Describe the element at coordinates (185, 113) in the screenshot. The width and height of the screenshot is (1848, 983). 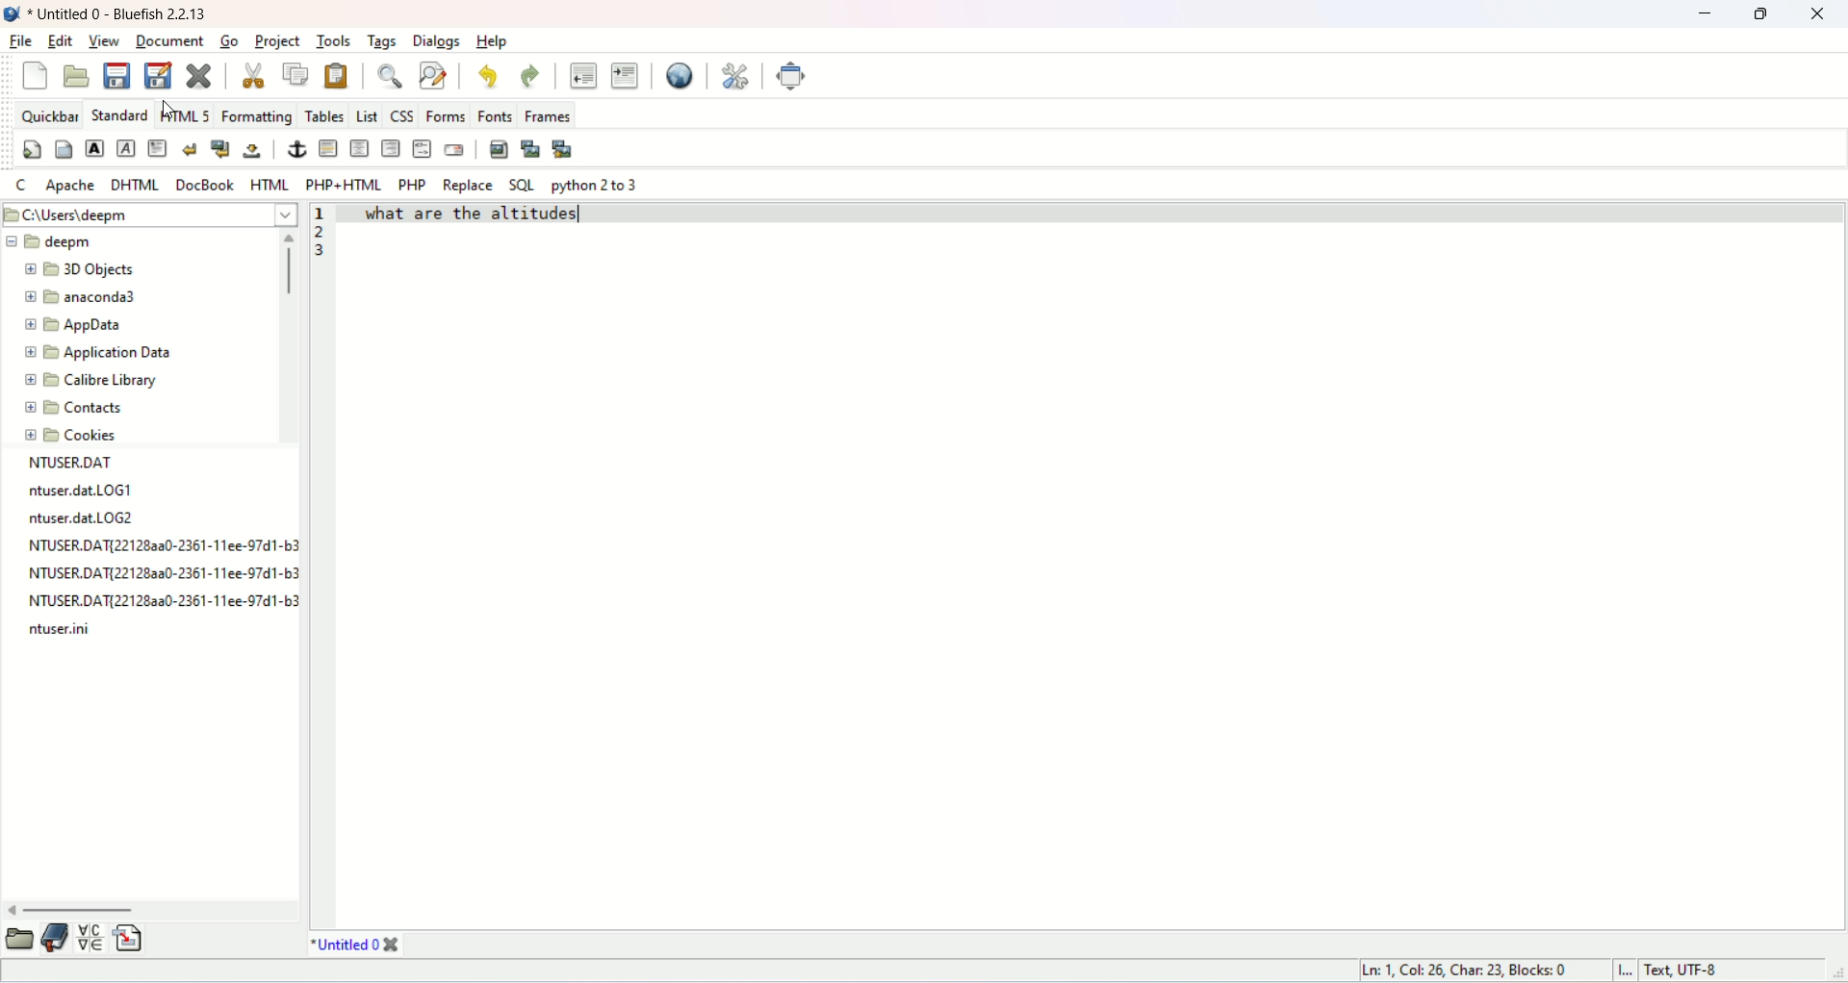
I see `HTML 5` at that location.